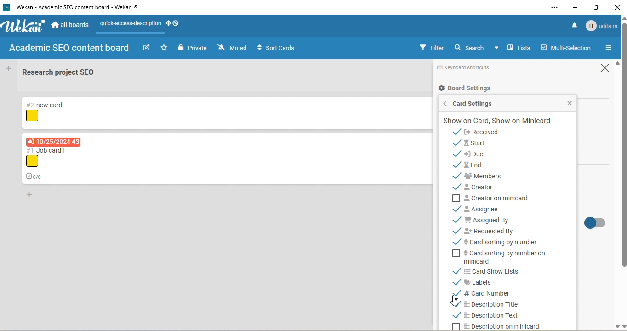 This screenshot has height=331, width=627. What do you see at coordinates (192, 48) in the screenshot?
I see `private` at bounding box center [192, 48].